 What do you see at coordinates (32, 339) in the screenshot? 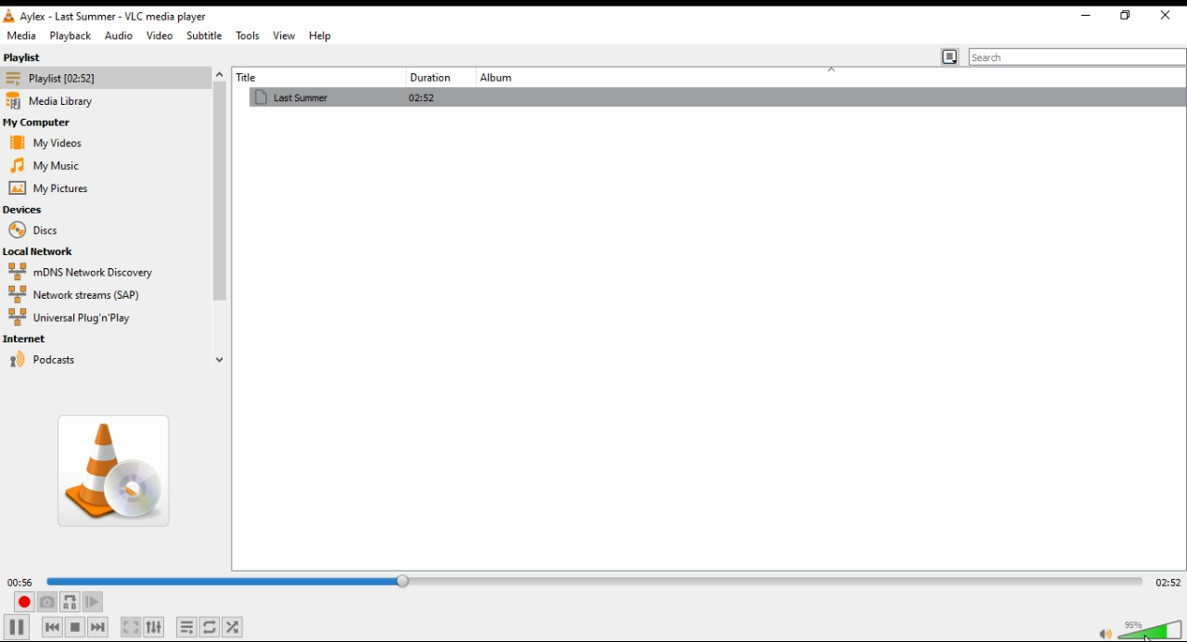
I see `internet` at bounding box center [32, 339].